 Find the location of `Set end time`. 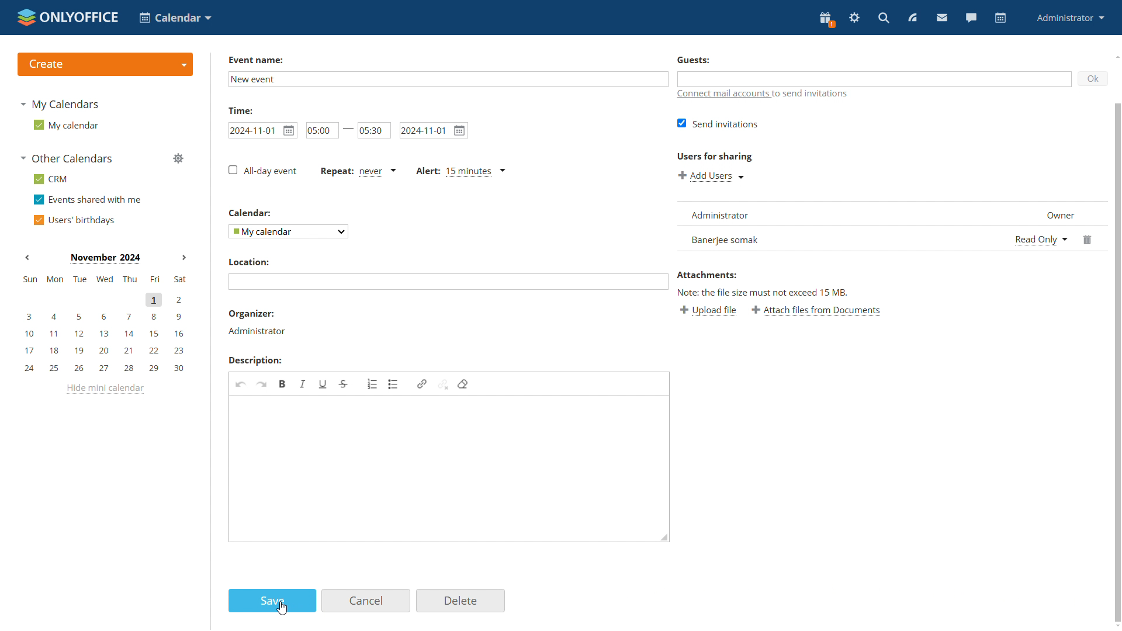

Set end time is located at coordinates (373, 130).